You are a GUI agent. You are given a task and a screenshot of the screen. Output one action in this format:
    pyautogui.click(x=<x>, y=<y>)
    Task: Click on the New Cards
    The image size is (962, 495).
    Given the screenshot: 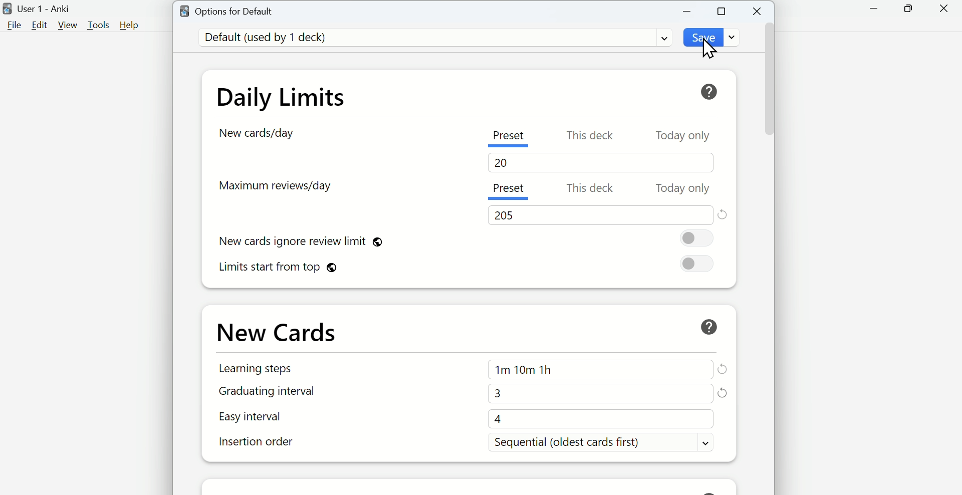 What is the action you would take?
    pyautogui.click(x=286, y=330)
    